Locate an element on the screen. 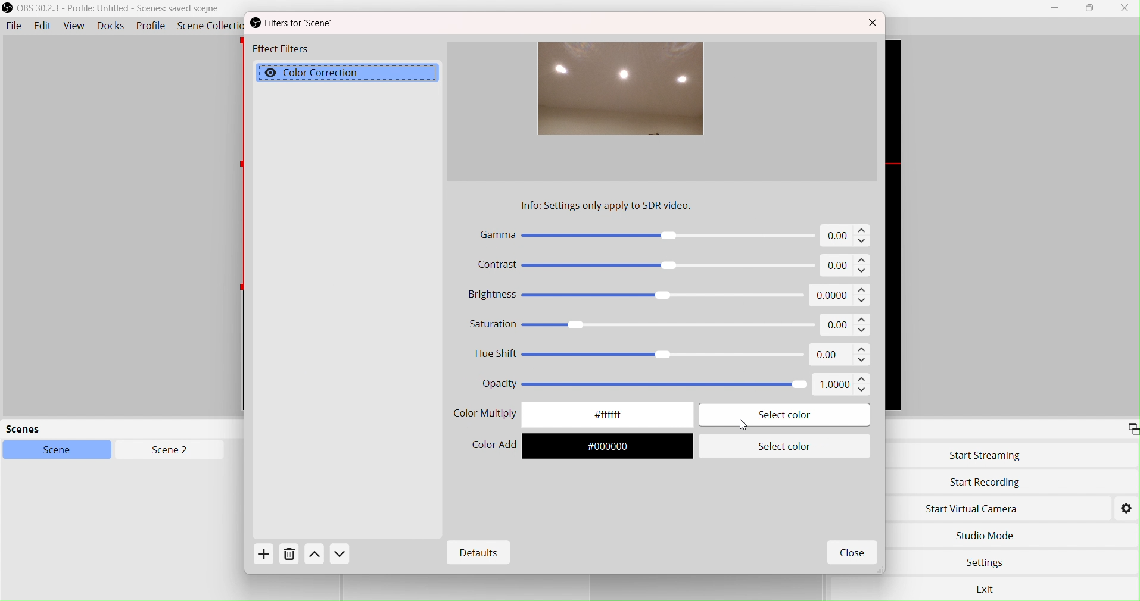  Scene is located at coordinates (64, 450).